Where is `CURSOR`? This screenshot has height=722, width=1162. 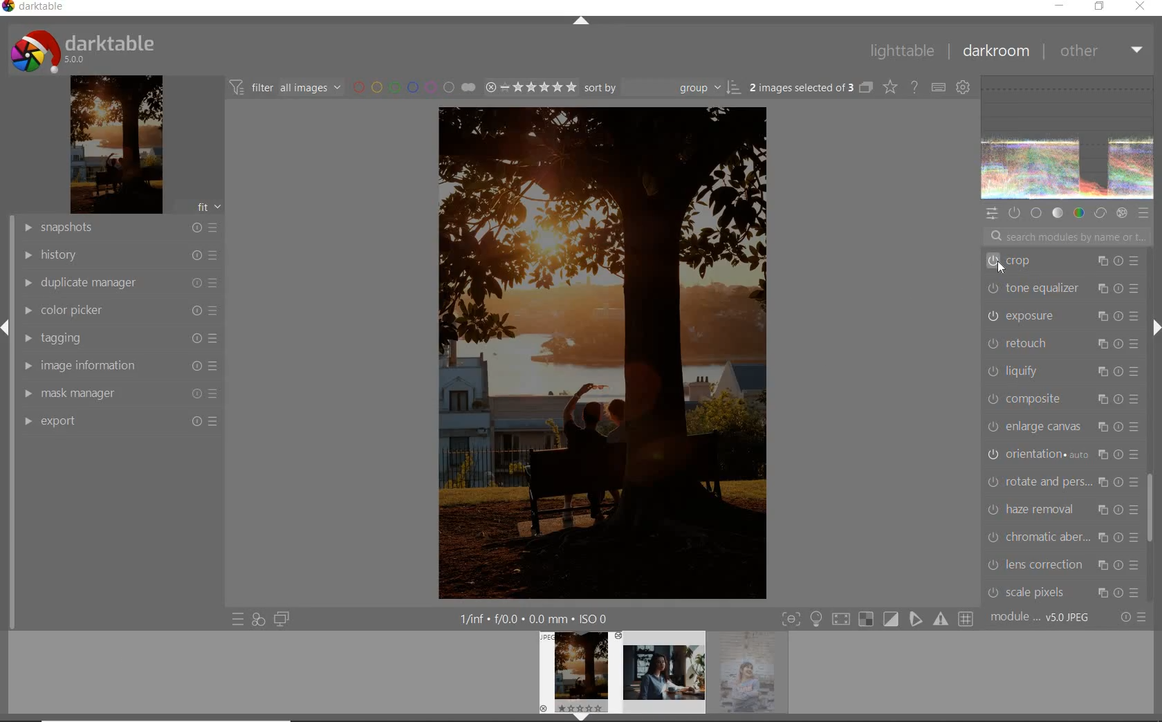
CURSOR is located at coordinates (1000, 268).